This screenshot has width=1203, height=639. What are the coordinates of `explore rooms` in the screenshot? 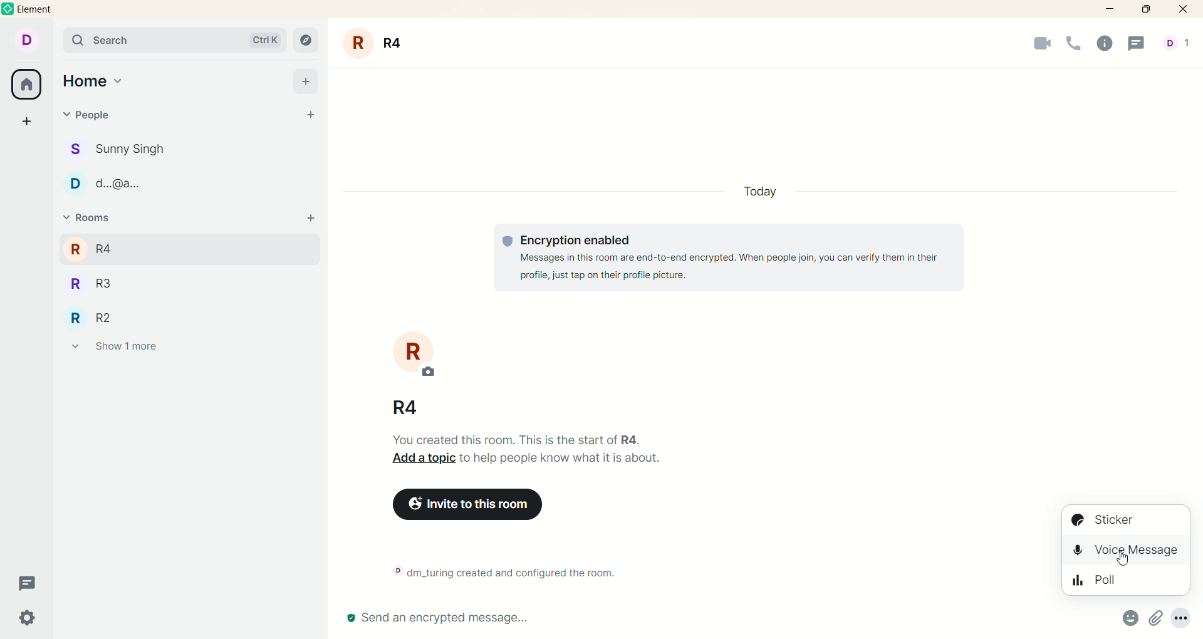 It's located at (307, 39).